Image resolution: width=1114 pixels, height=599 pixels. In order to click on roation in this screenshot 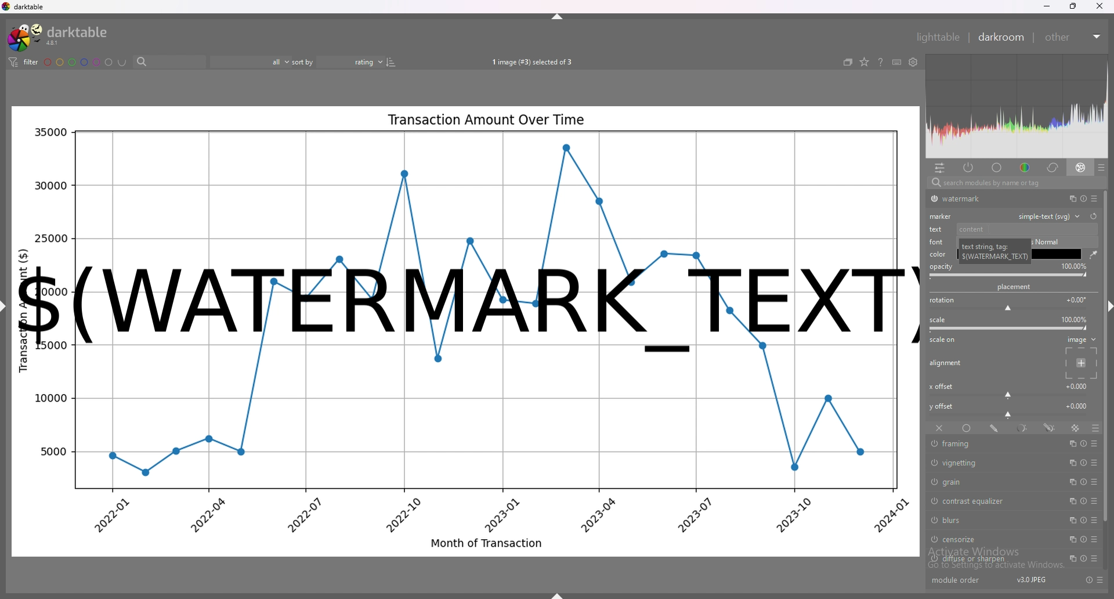, I will do `click(942, 301)`.